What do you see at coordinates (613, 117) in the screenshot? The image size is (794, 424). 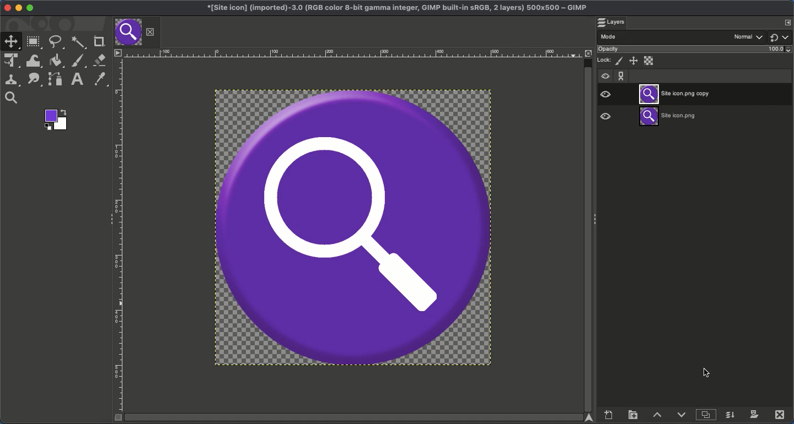 I see `view` at bounding box center [613, 117].